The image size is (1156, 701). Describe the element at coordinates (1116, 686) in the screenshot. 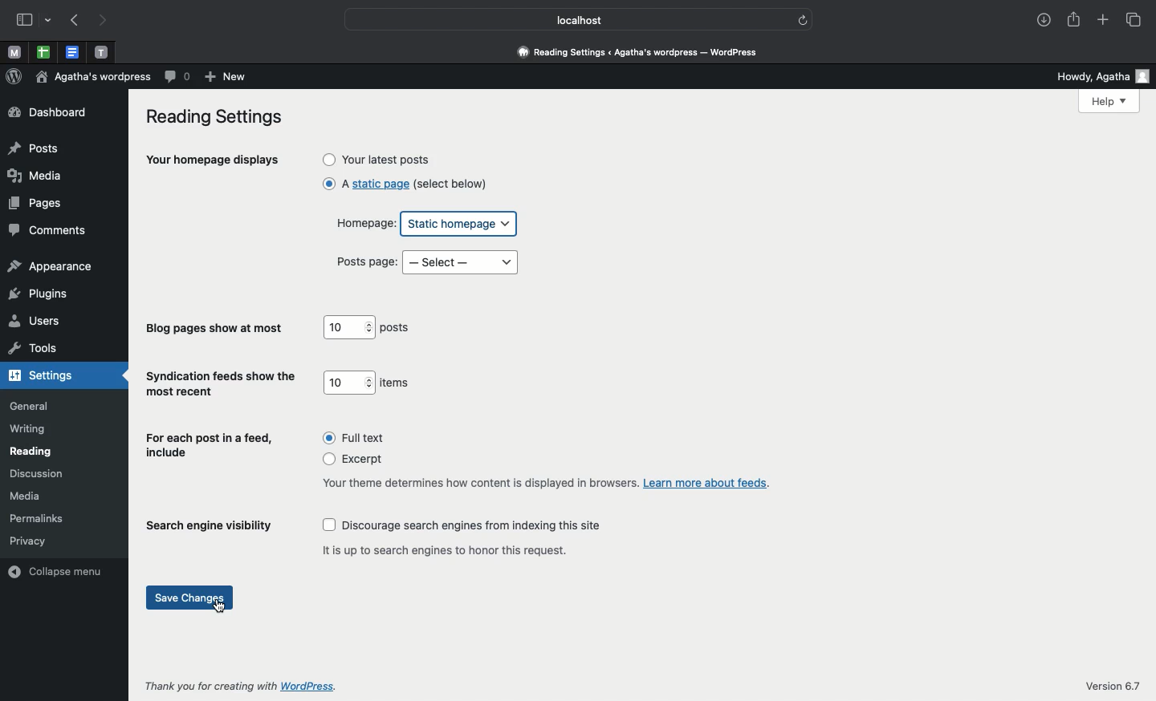

I see `Version 6.7` at that location.